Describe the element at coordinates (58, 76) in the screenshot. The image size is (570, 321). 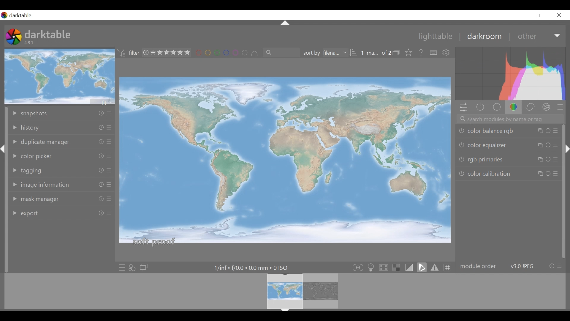
I see `image preview` at that location.